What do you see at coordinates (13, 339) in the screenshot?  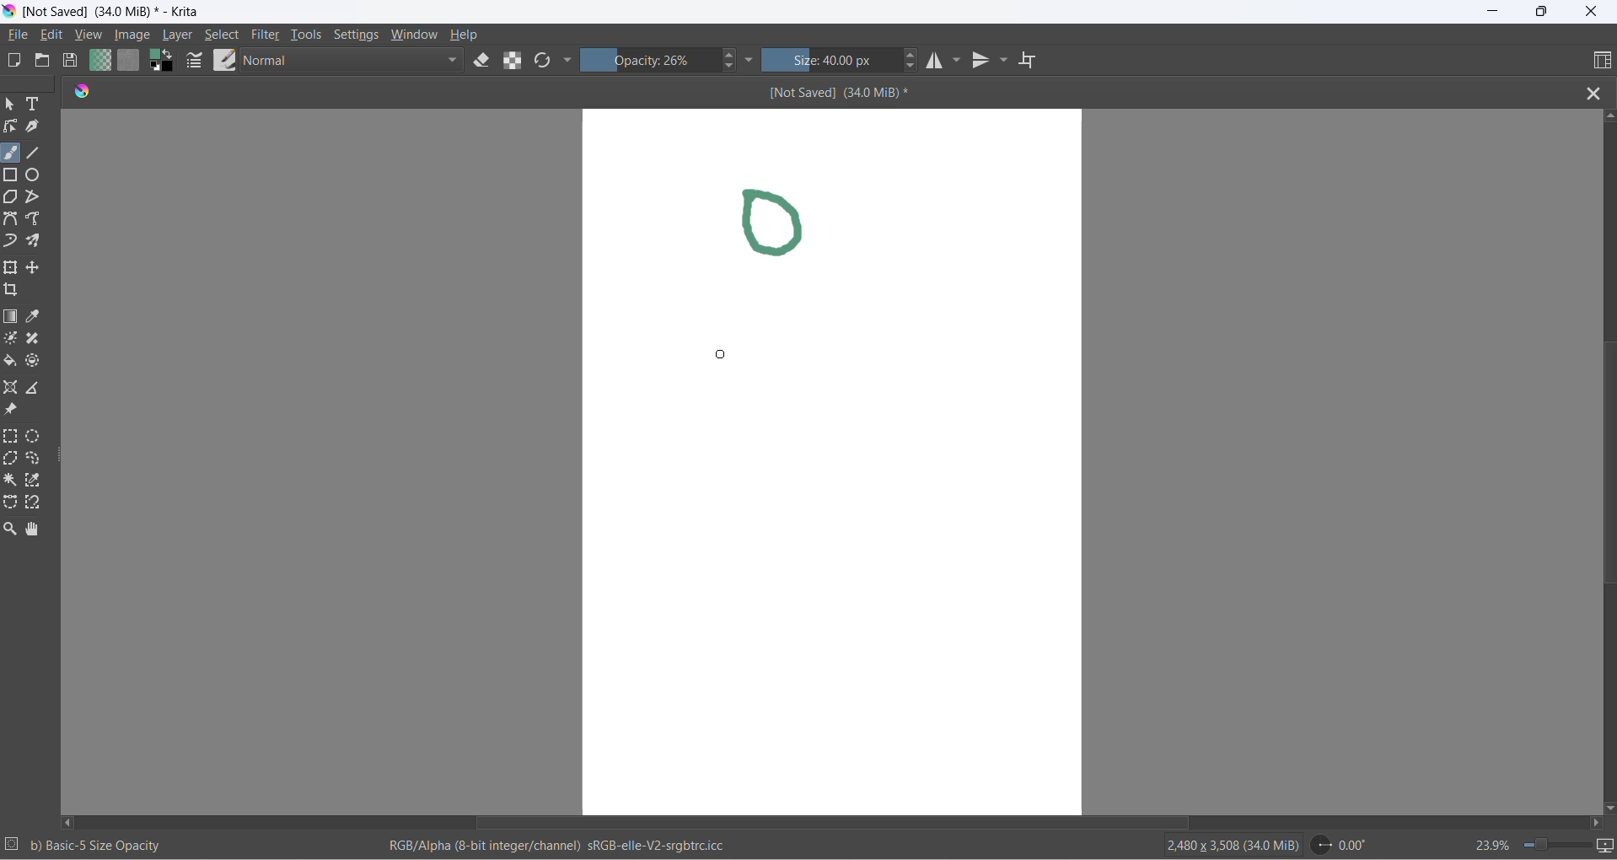 I see `colorize mask tool` at bounding box center [13, 339].